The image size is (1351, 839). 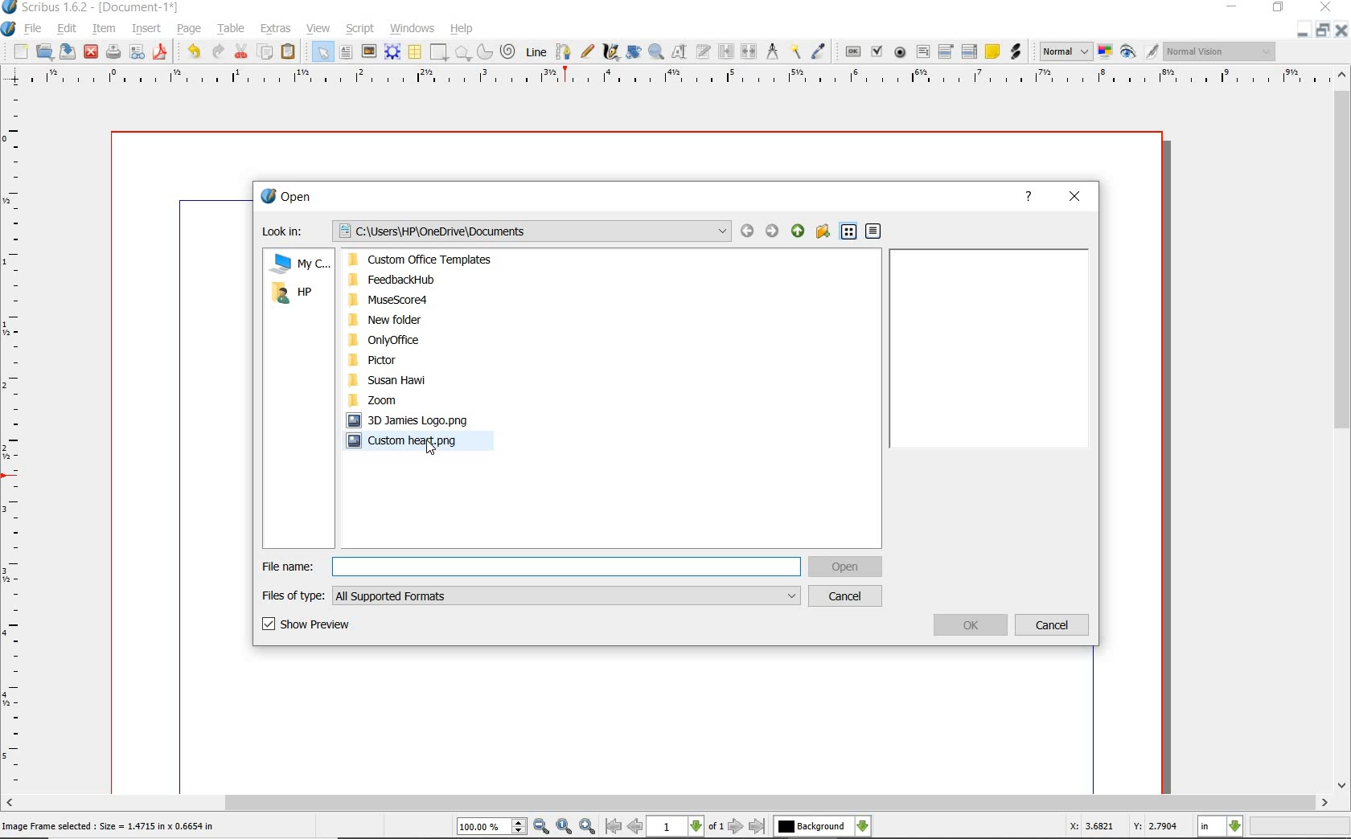 What do you see at coordinates (217, 51) in the screenshot?
I see `redo` at bounding box center [217, 51].